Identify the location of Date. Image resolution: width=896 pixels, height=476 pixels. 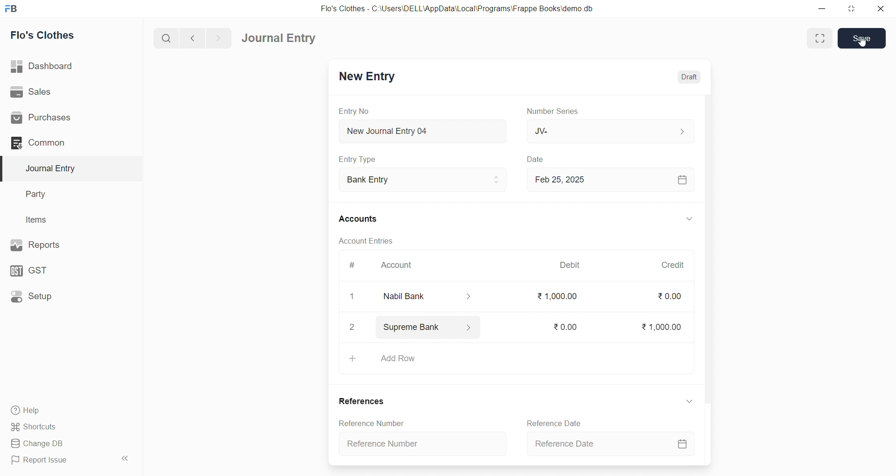
(537, 160).